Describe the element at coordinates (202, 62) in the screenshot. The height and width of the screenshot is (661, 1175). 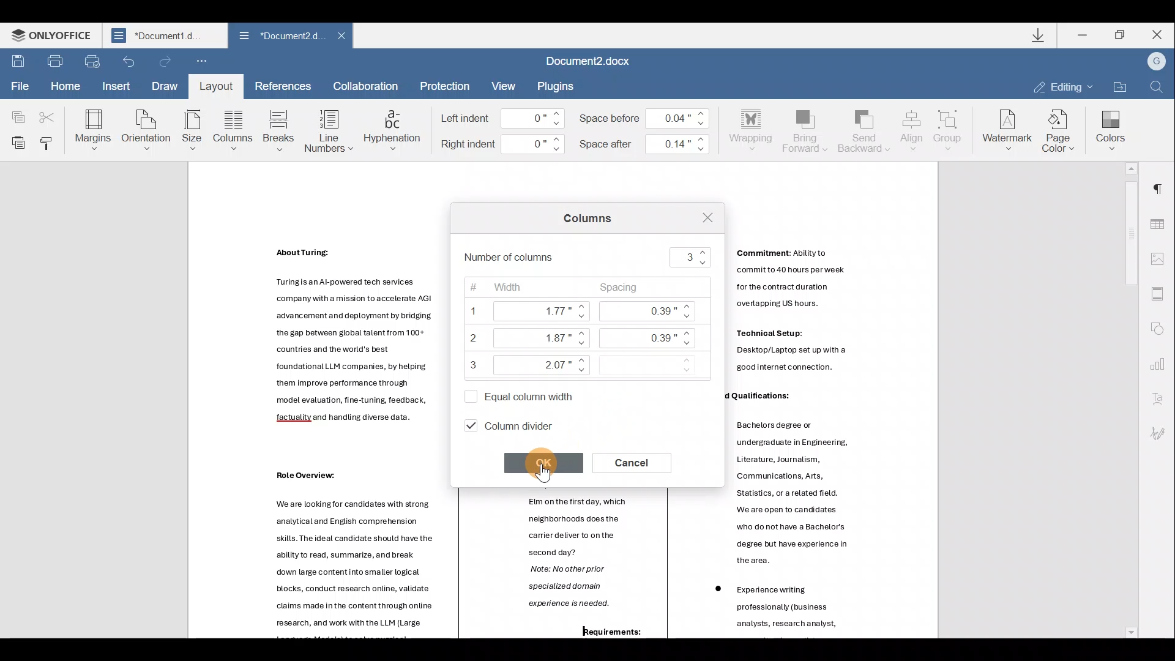
I see `Customize quick access toolbar` at that location.